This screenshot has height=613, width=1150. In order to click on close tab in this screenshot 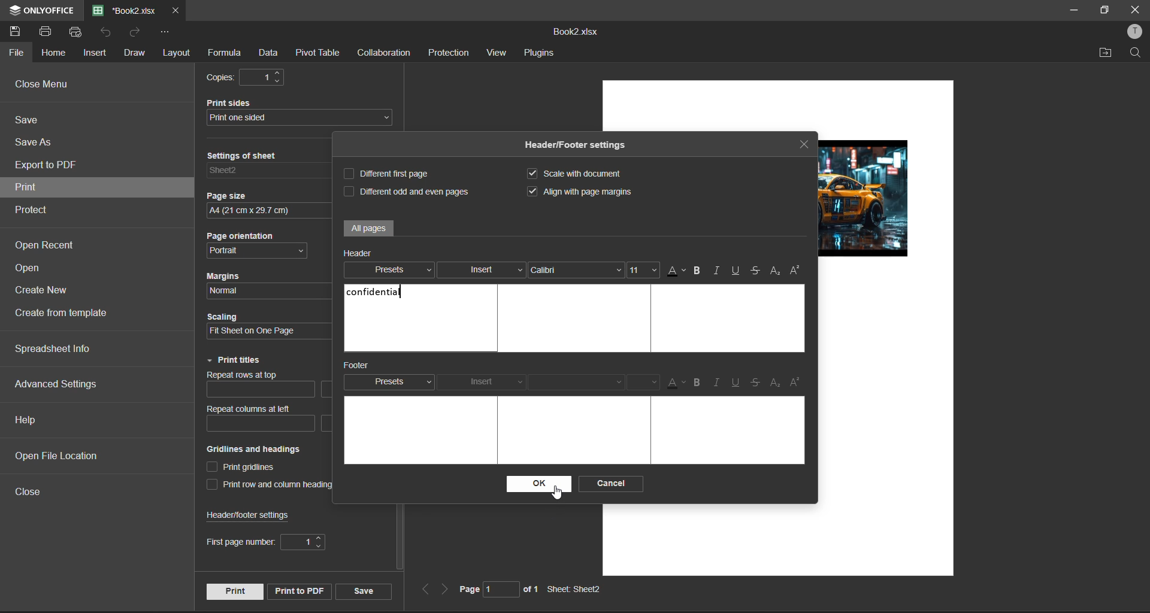, I will do `click(805, 146)`.